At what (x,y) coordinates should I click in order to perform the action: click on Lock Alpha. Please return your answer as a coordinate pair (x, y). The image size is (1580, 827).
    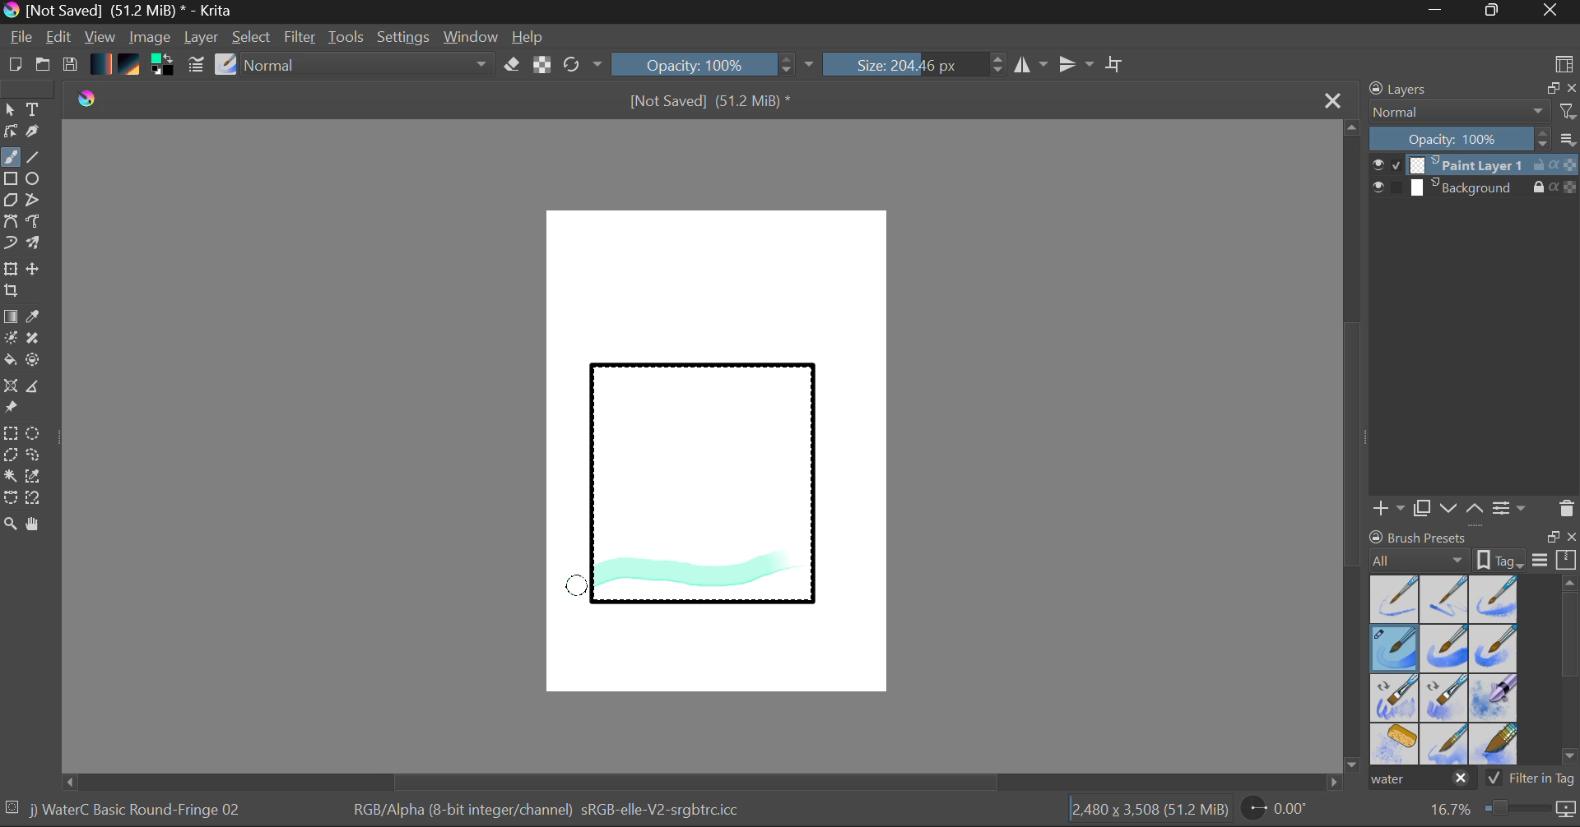
    Looking at the image, I should click on (540, 66).